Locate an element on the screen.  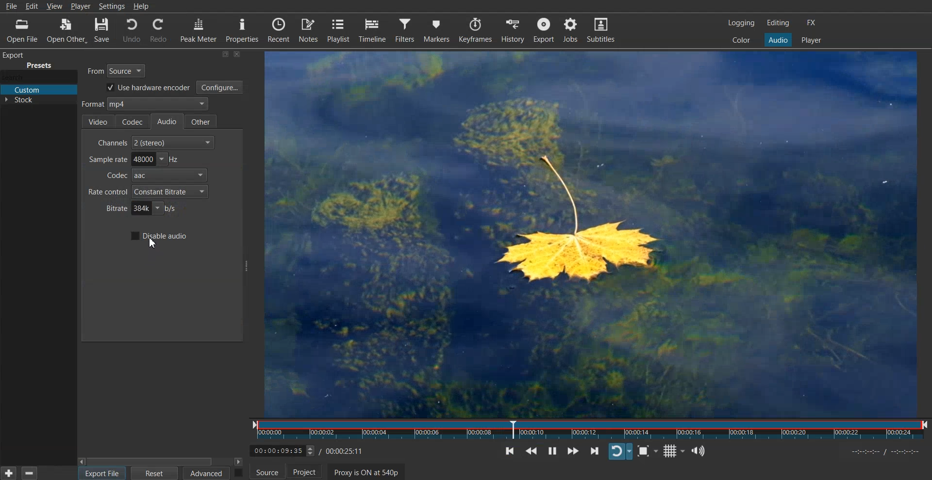
View is located at coordinates (55, 5).